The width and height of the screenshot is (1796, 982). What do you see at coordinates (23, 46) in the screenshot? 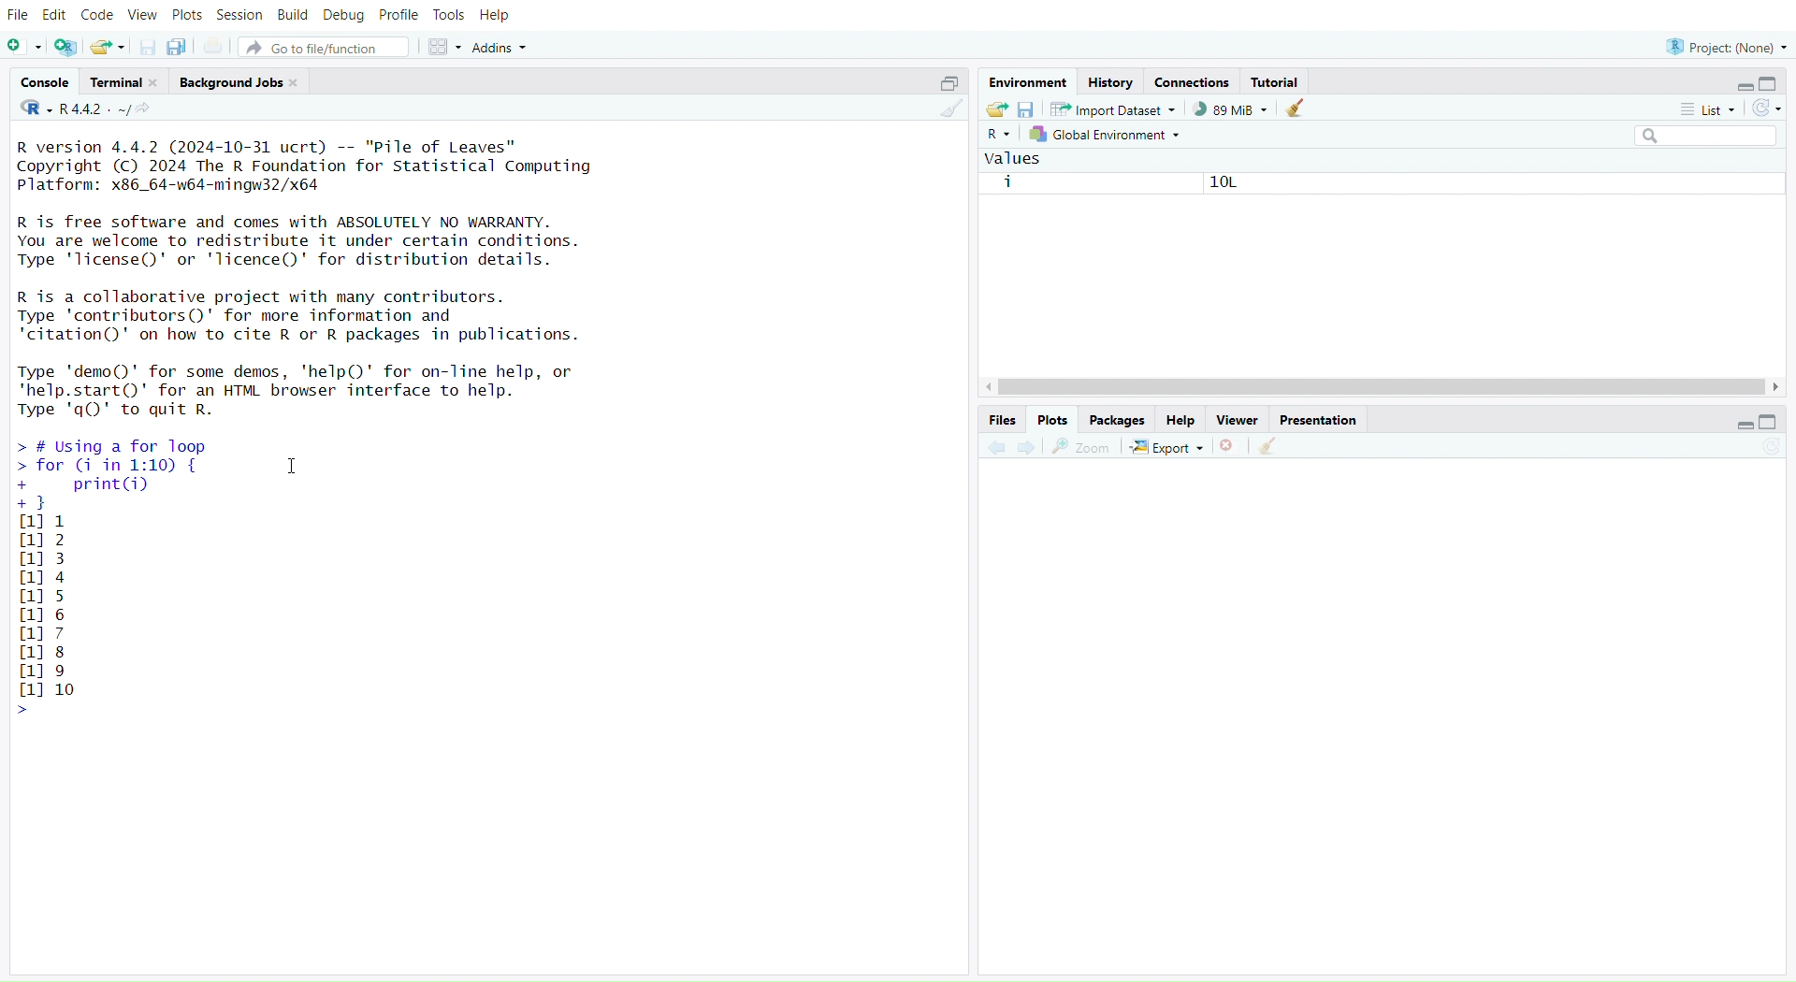
I see `new script` at bounding box center [23, 46].